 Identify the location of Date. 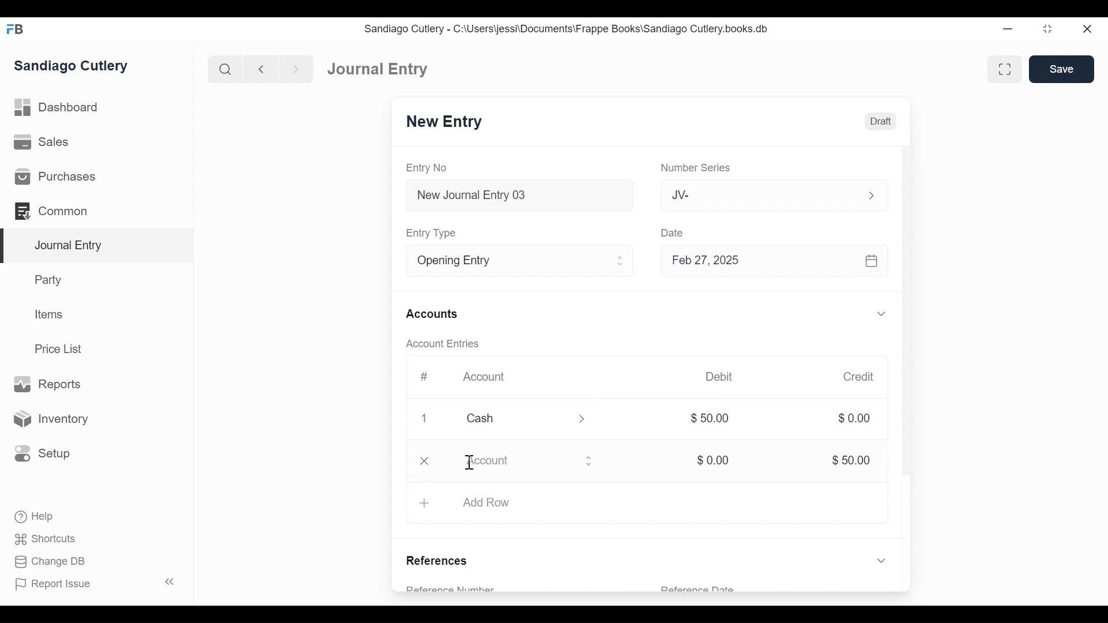
(674, 232).